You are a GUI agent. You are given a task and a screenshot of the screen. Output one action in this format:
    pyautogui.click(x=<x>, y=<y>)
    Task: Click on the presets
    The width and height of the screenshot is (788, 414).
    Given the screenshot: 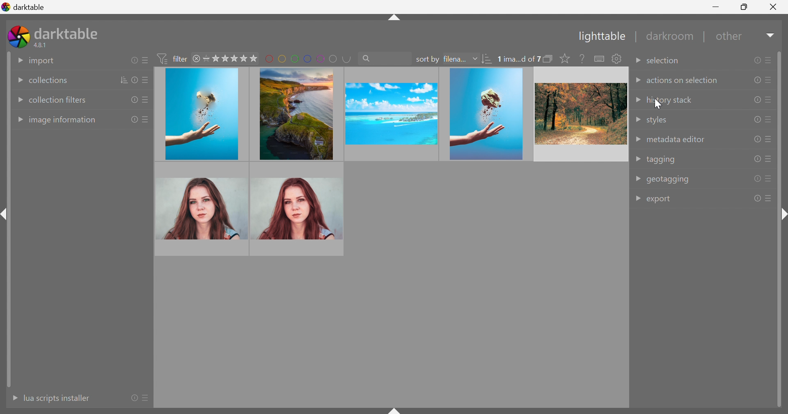 What is the action you would take?
    pyautogui.click(x=770, y=199)
    